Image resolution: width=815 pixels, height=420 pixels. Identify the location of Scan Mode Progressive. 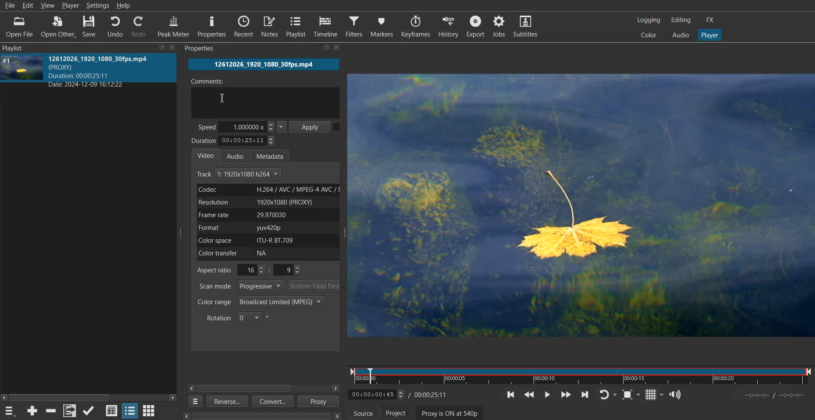
(240, 286).